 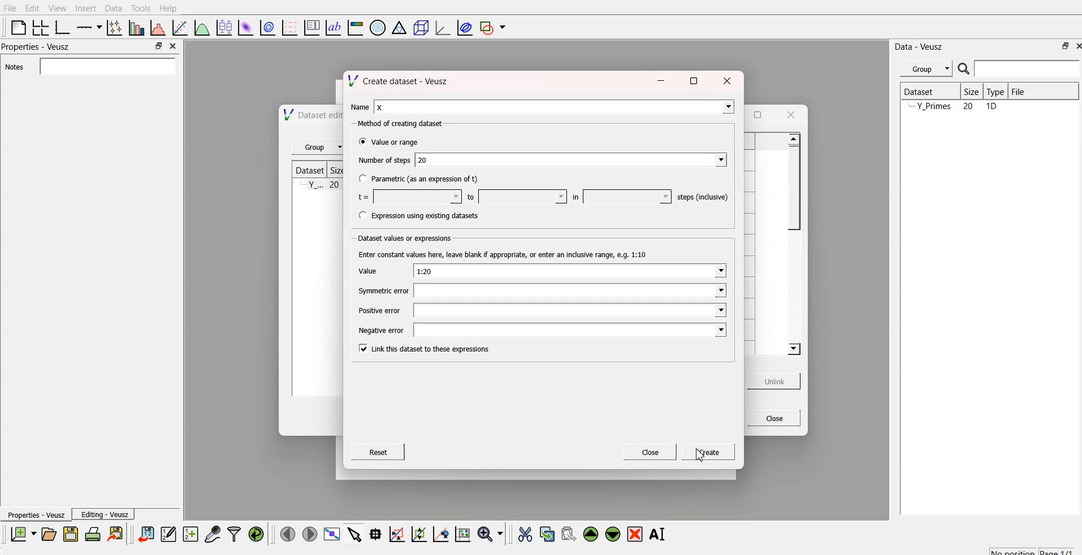 I want to click on | Dataset | Siz¢, so click(x=315, y=170).